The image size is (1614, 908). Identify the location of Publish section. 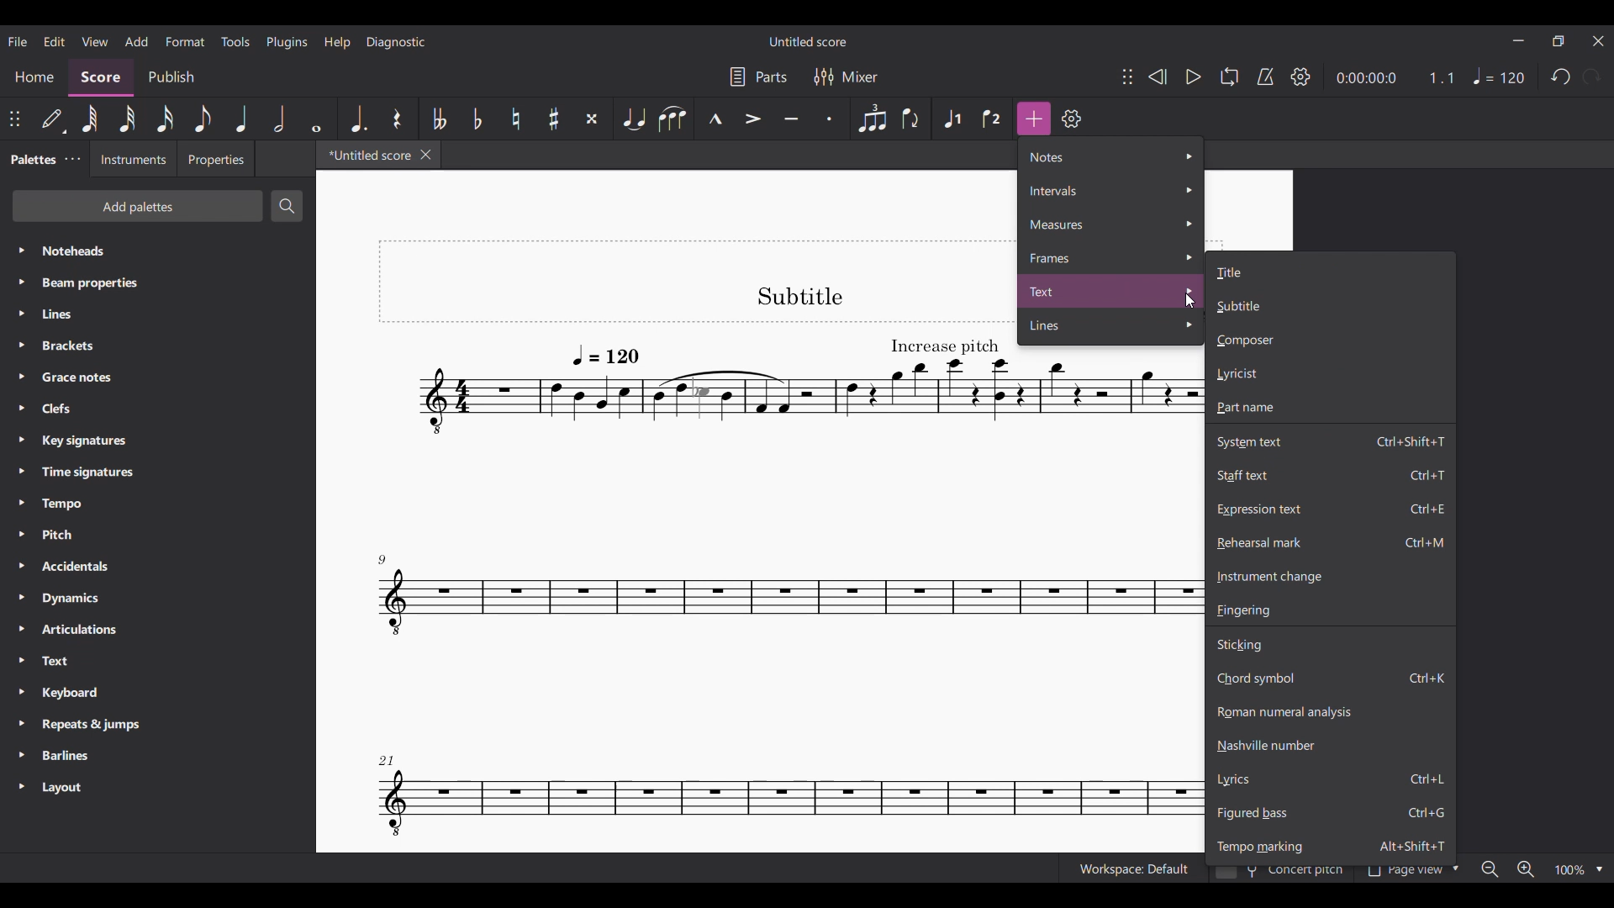
(171, 77).